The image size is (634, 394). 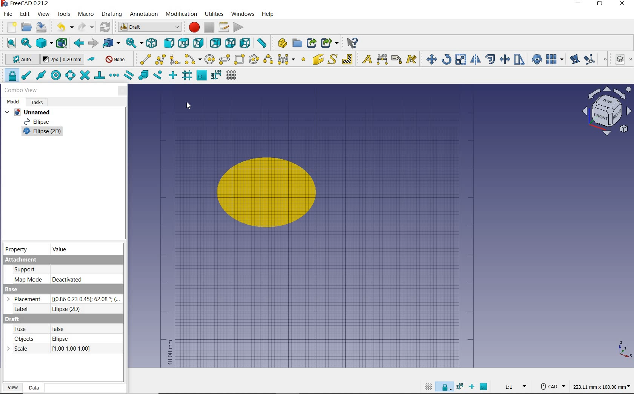 What do you see at coordinates (20, 90) in the screenshot?
I see `combo view` at bounding box center [20, 90].